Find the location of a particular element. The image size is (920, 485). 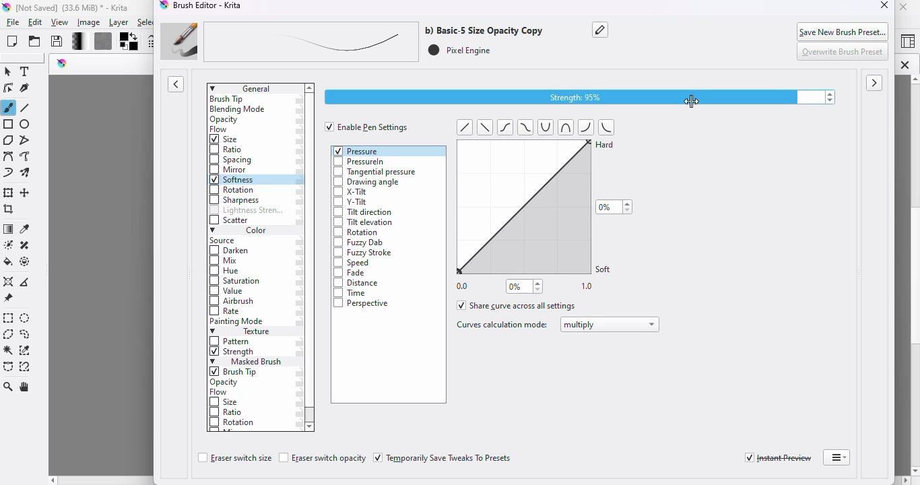

brush editor - Krita is located at coordinates (209, 5).